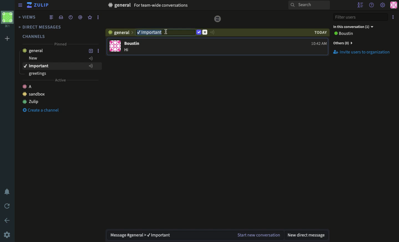 The image size is (399, 242). Describe the element at coordinates (8, 38) in the screenshot. I see `Add` at that location.